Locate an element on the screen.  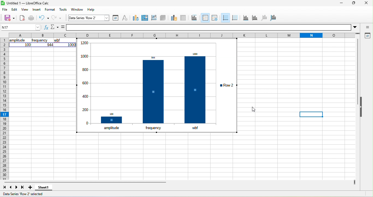
1000 is located at coordinates (72, 45).